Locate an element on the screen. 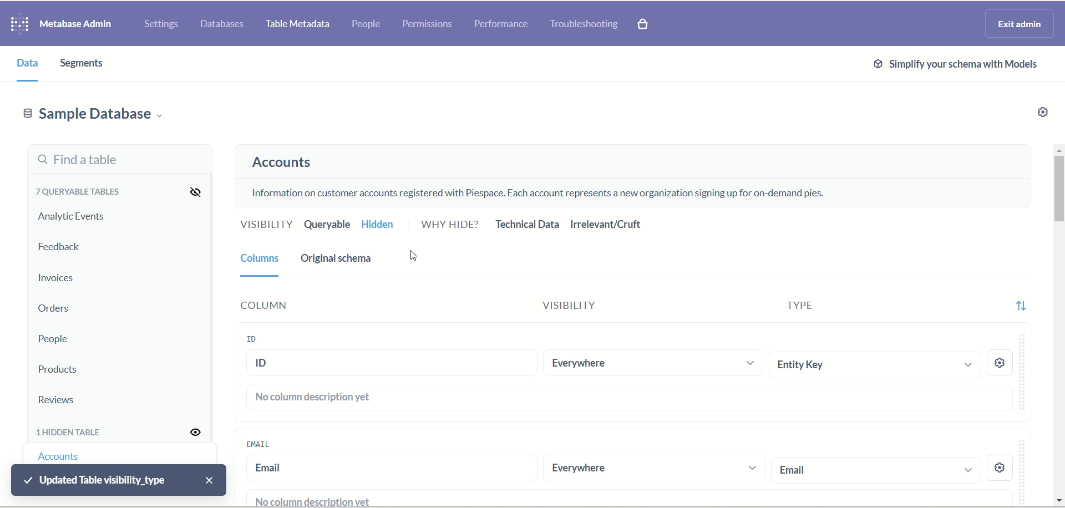  columns is located at coordinates (261, 263).